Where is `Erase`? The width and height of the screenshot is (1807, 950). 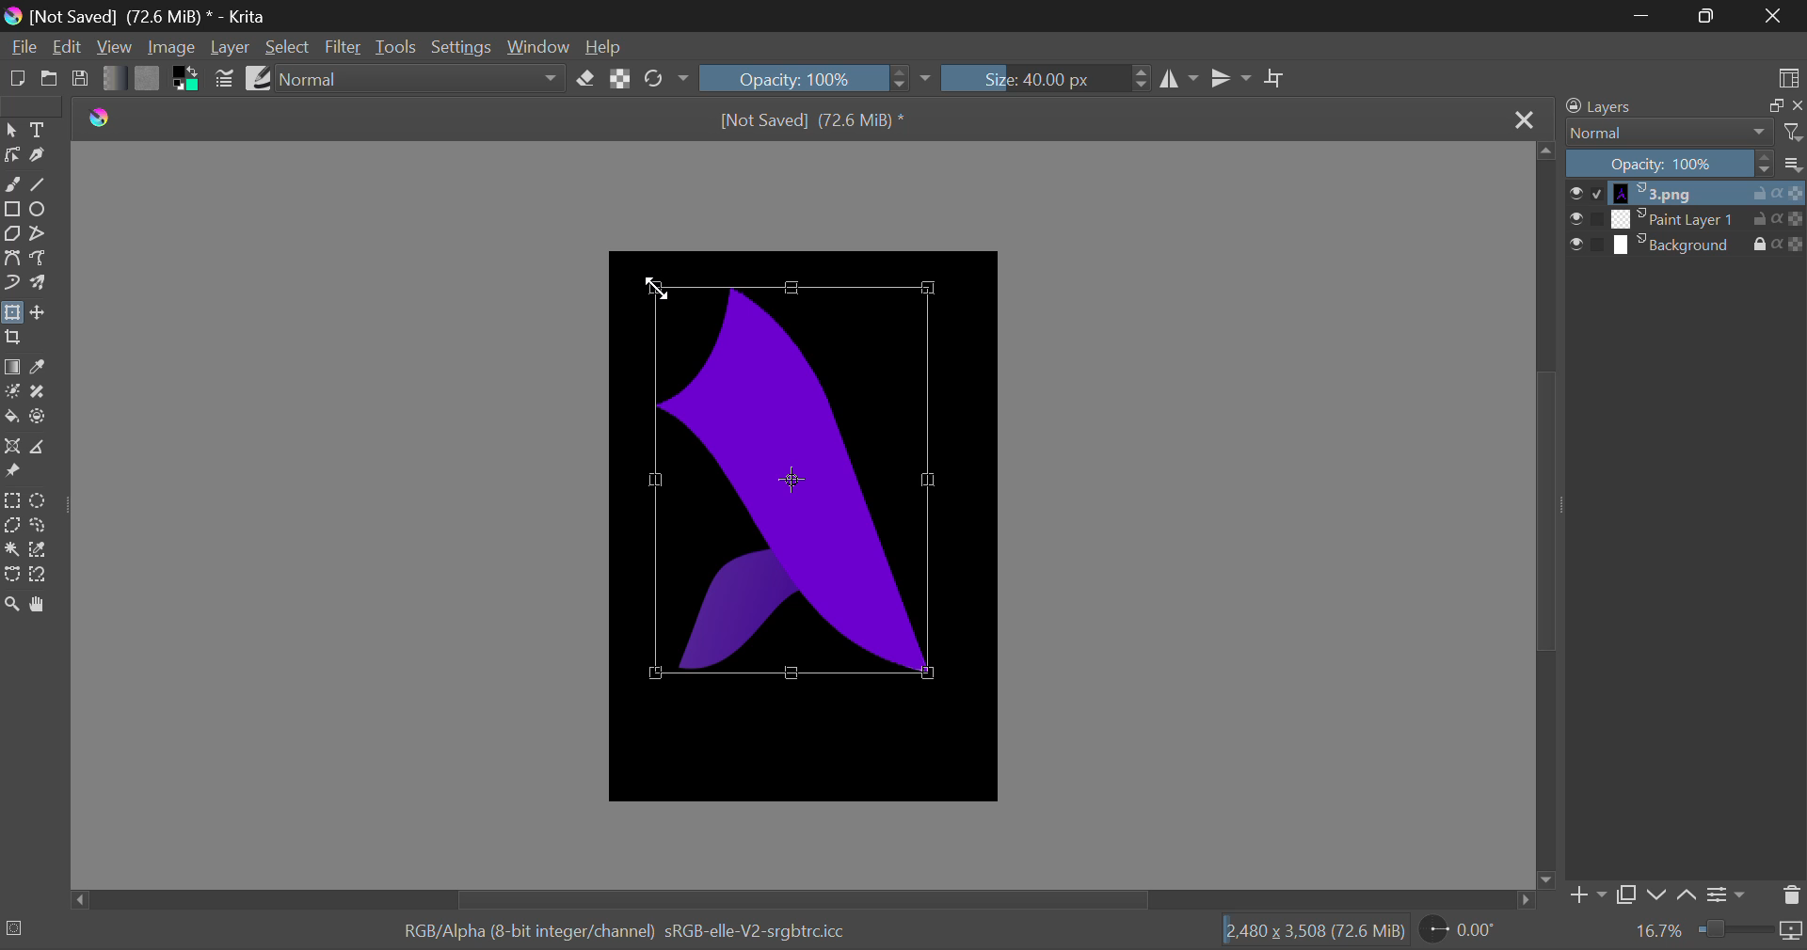 Erase is located at coordinates (586, 79).